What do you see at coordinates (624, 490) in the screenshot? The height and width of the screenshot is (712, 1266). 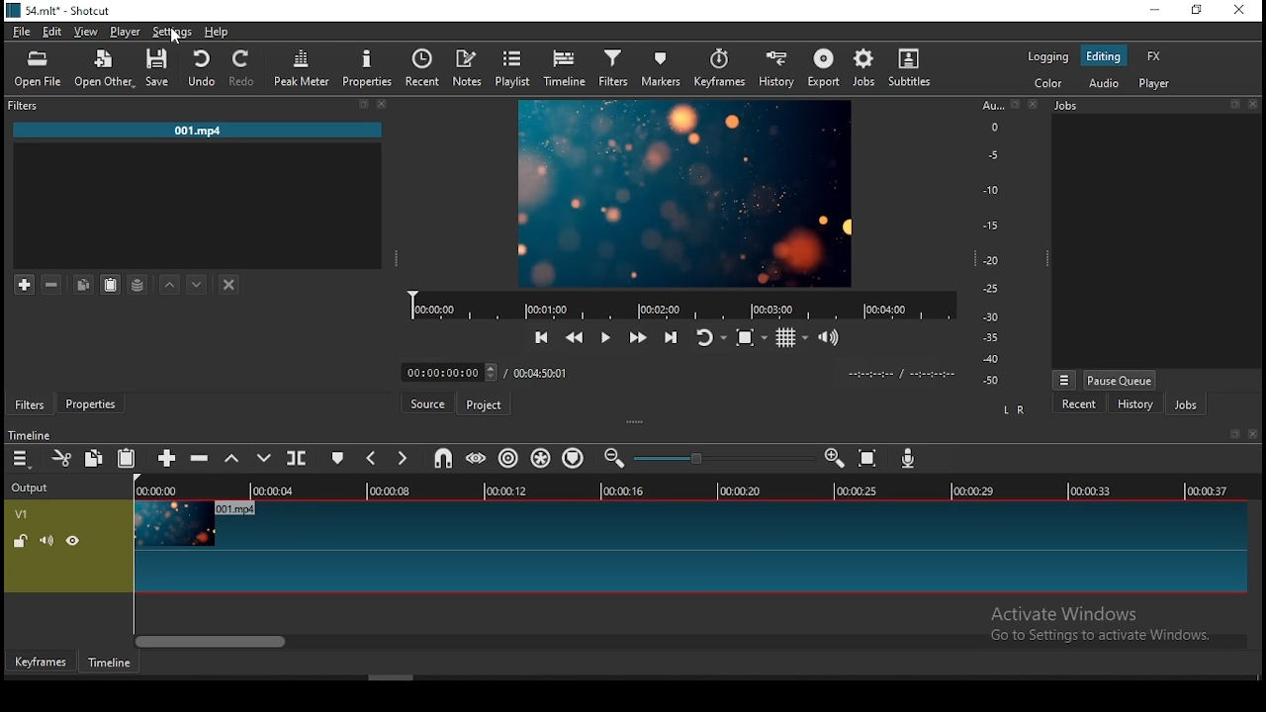 I see `00:00:16` at bounding box center [624, 490].